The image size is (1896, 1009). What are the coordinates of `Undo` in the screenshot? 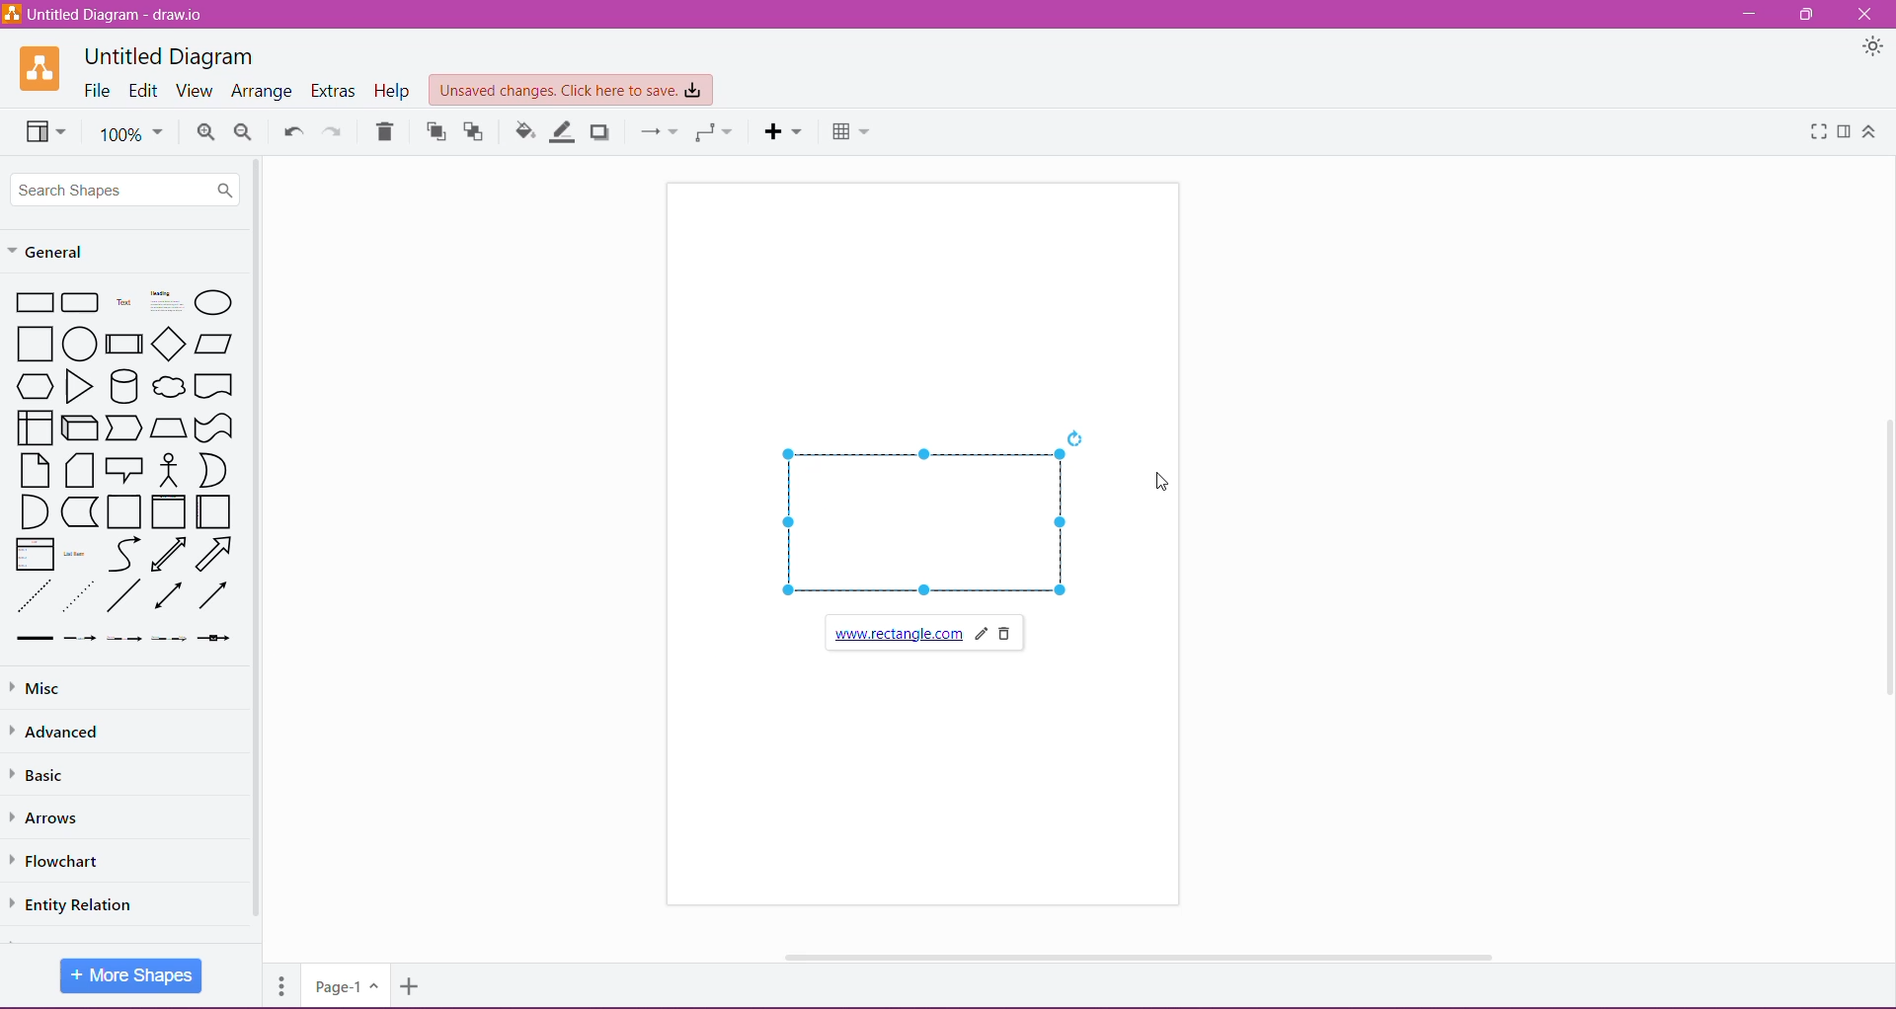 It's located at (294, 128).